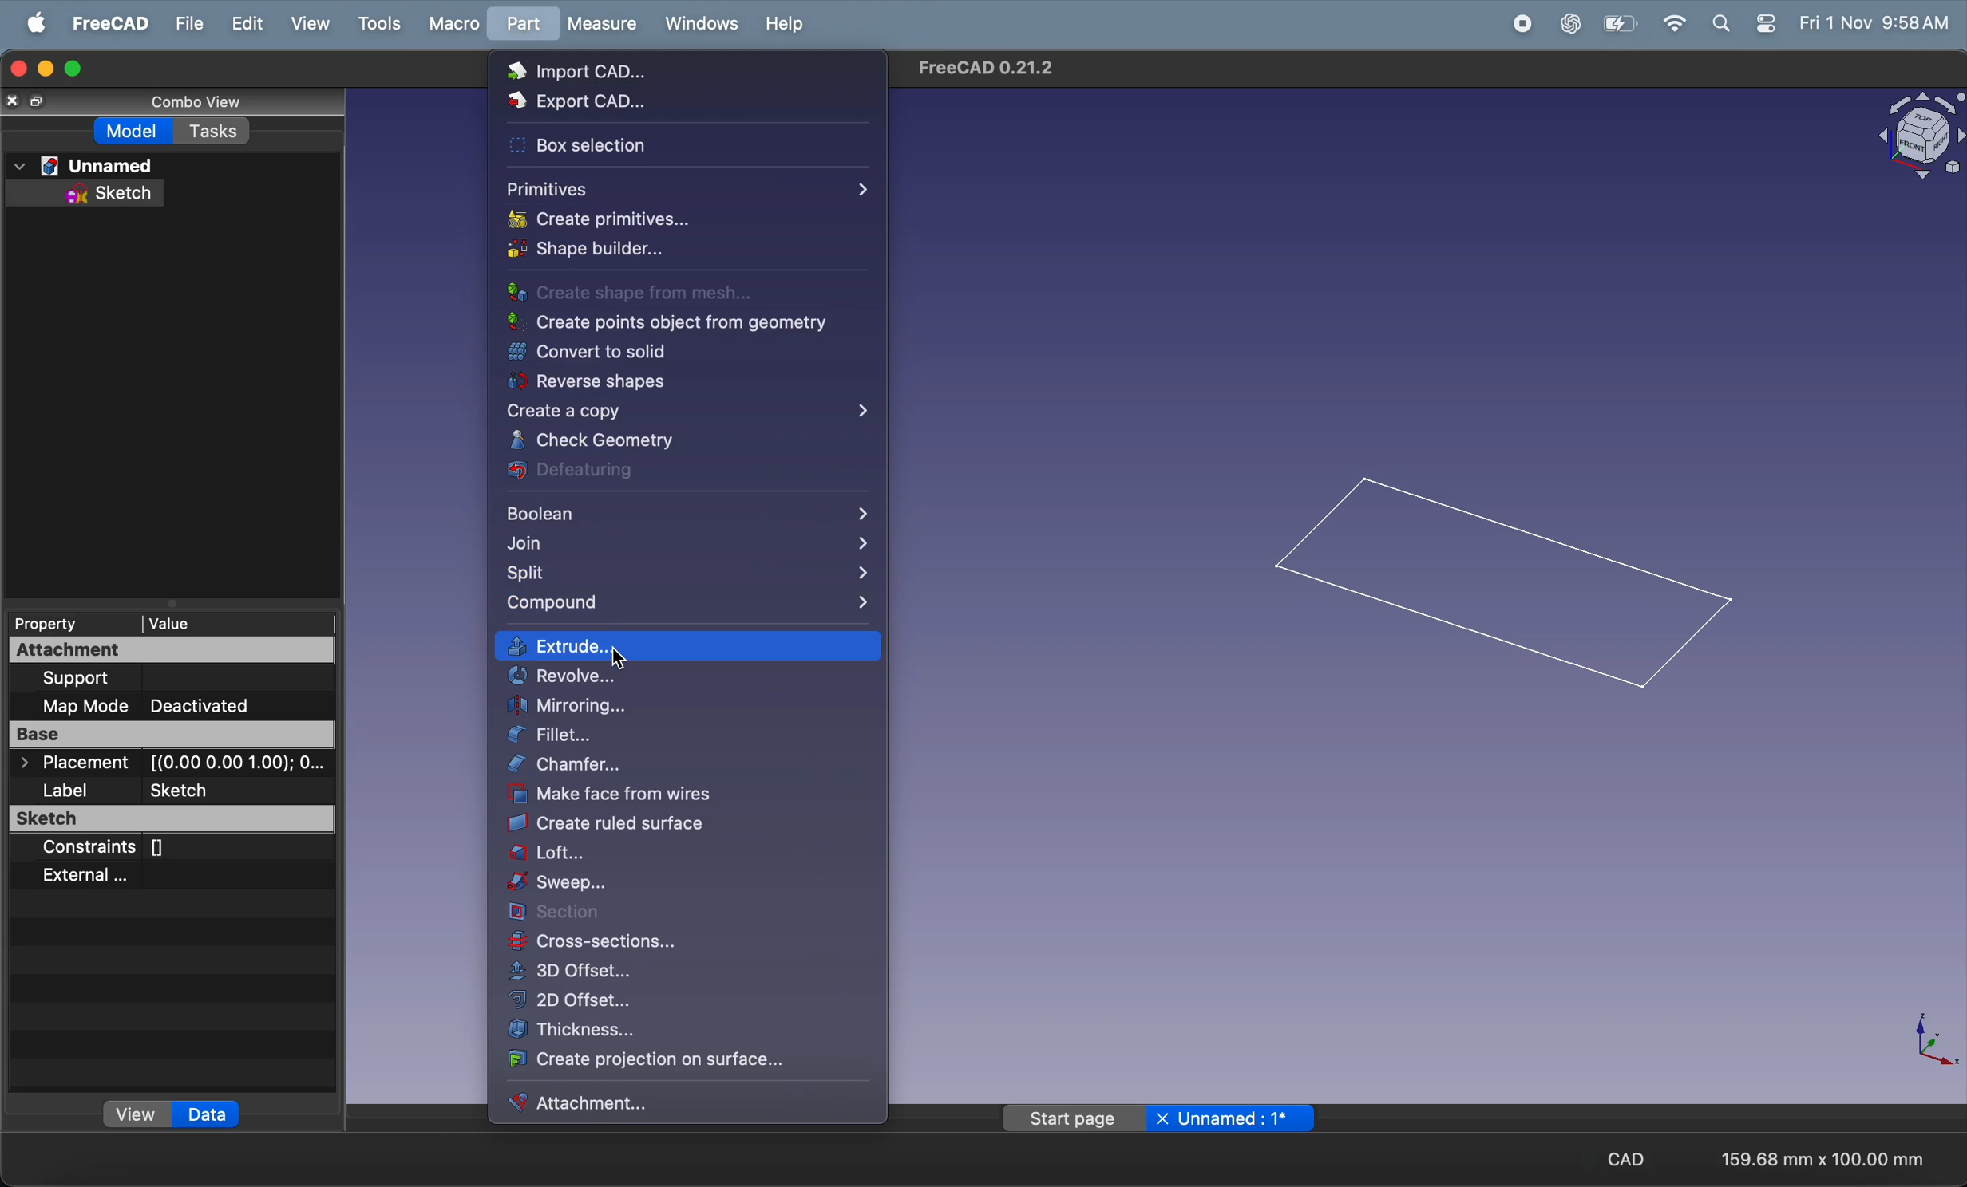 The width and height of the screenshot is (1967, 1187). What do you see at coordinates (690, 1033) in the screenshot?
I see `thickness` at bounding box center [690, 1033].